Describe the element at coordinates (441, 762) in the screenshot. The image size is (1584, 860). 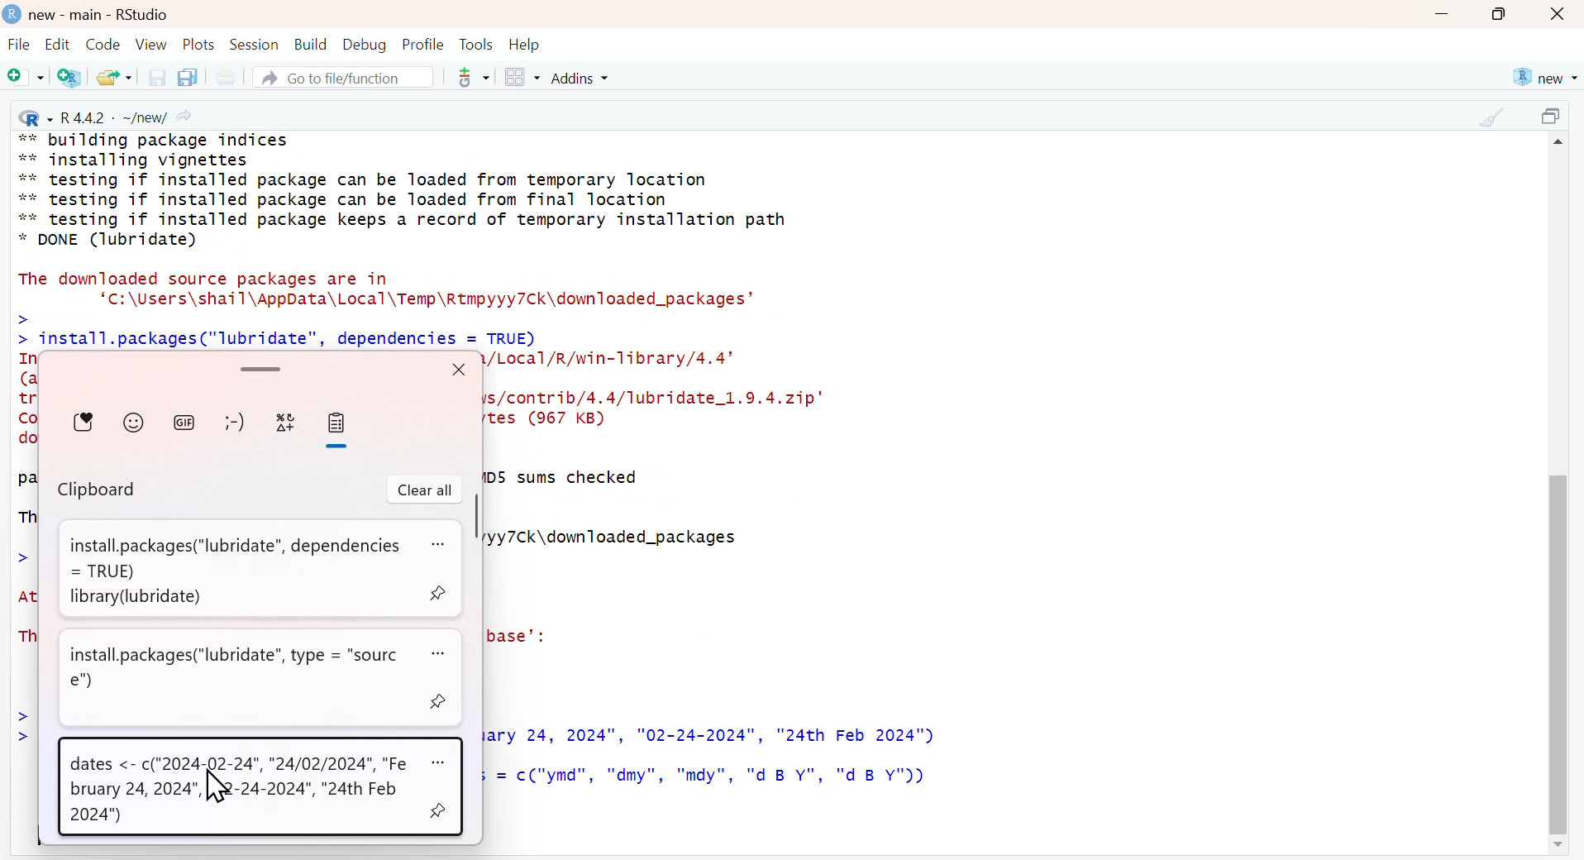
I see `more options` at that location.